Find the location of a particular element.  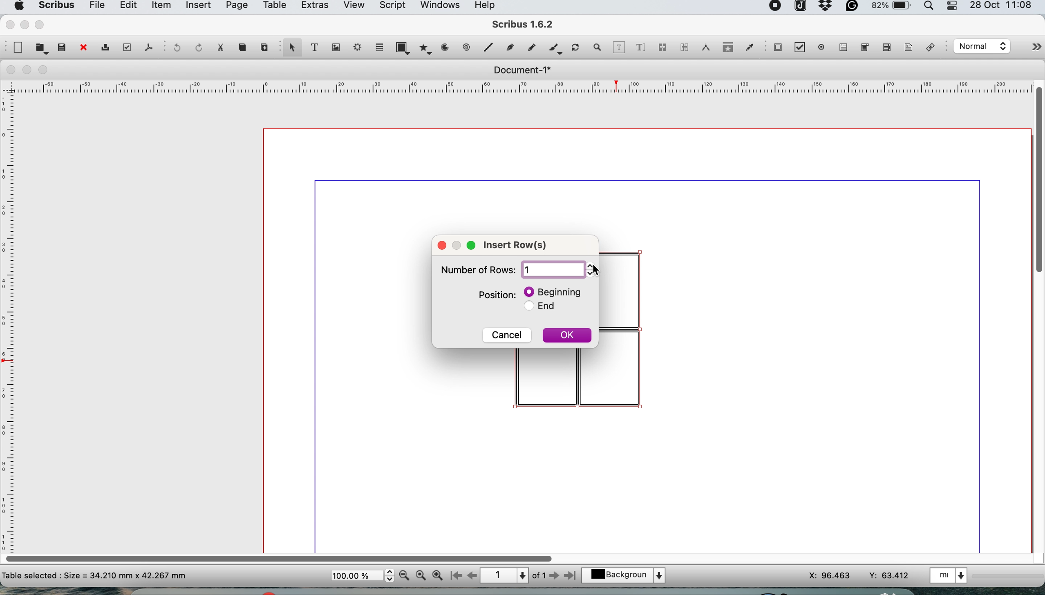

windows is located at coordinates (439, 7).